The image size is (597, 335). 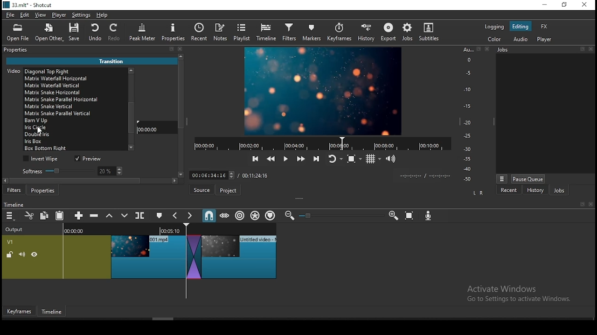 I want to click on overwrite, so click(x=125, y=216).